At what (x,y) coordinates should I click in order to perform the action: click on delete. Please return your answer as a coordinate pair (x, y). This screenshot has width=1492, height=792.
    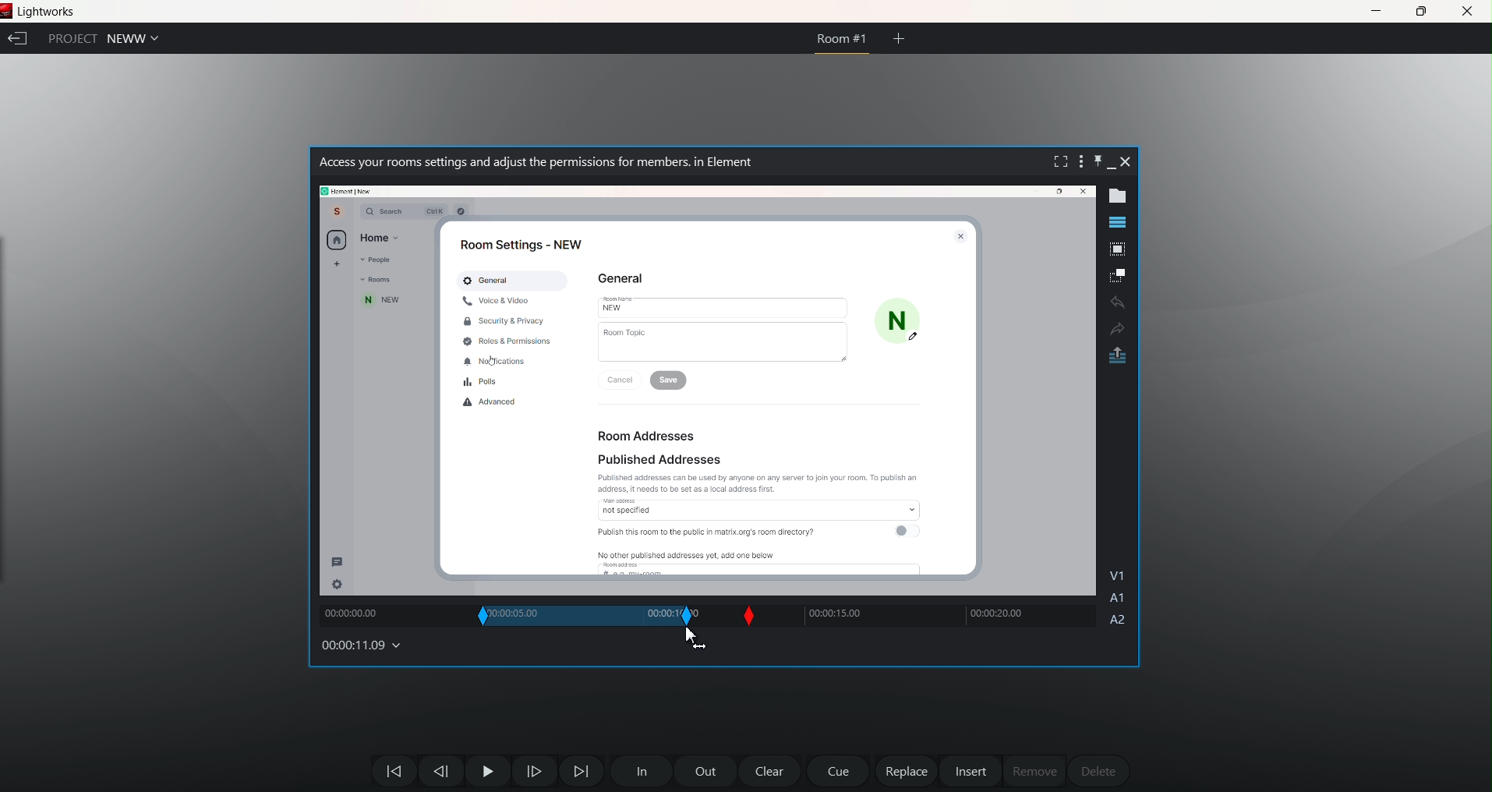
    Looking at the image, I should click on (1098, 770).